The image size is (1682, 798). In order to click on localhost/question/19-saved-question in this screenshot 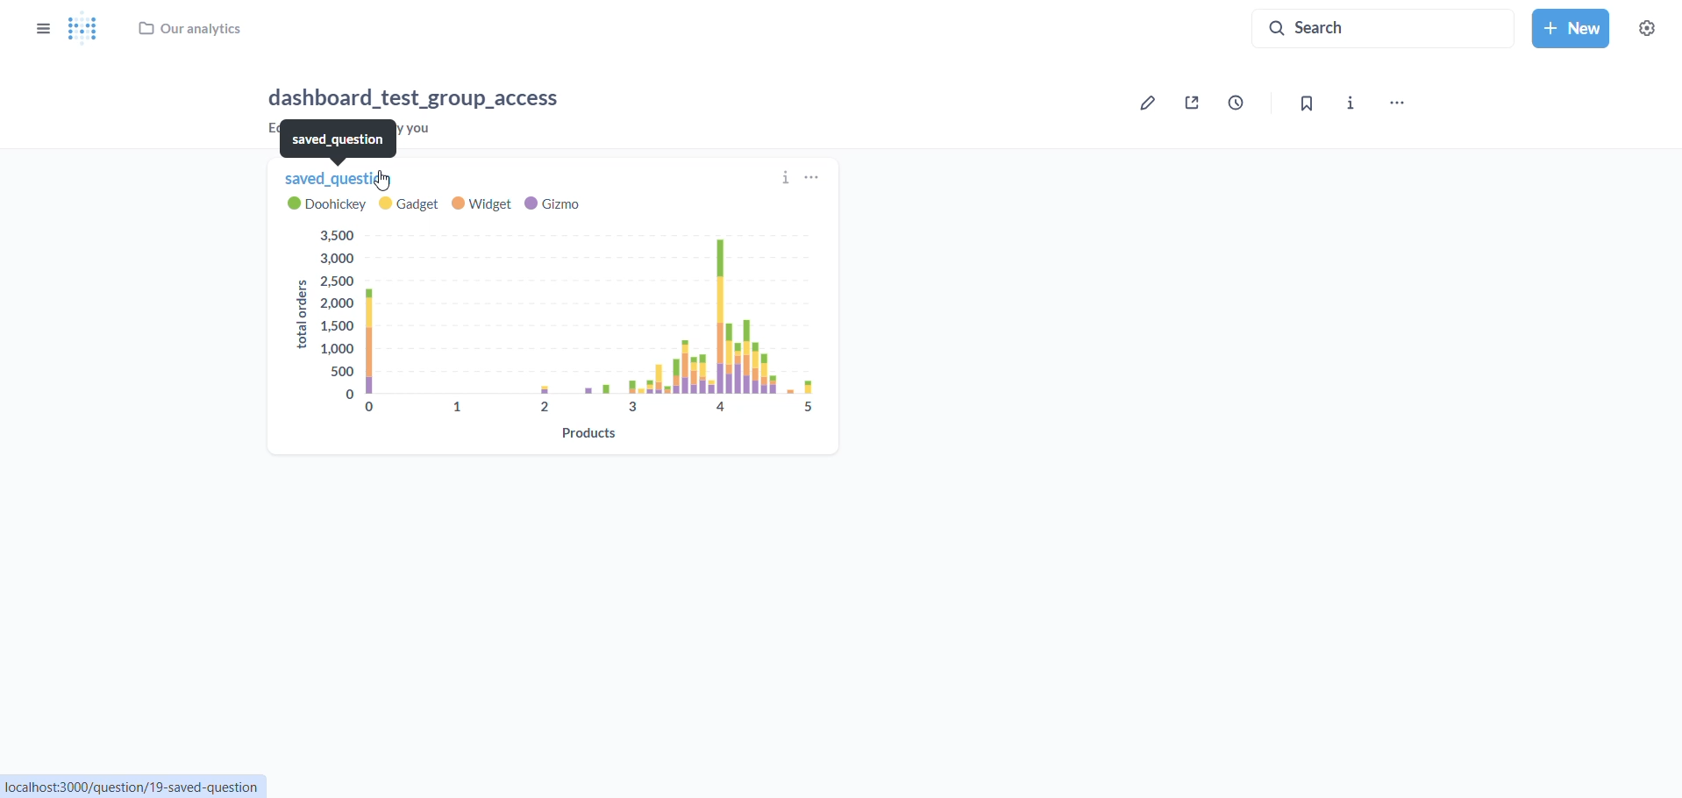, I will do `click(134, 787)`.